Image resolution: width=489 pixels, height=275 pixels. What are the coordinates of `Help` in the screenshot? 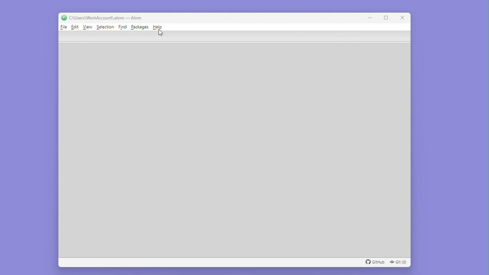 It's located at (160, 27).